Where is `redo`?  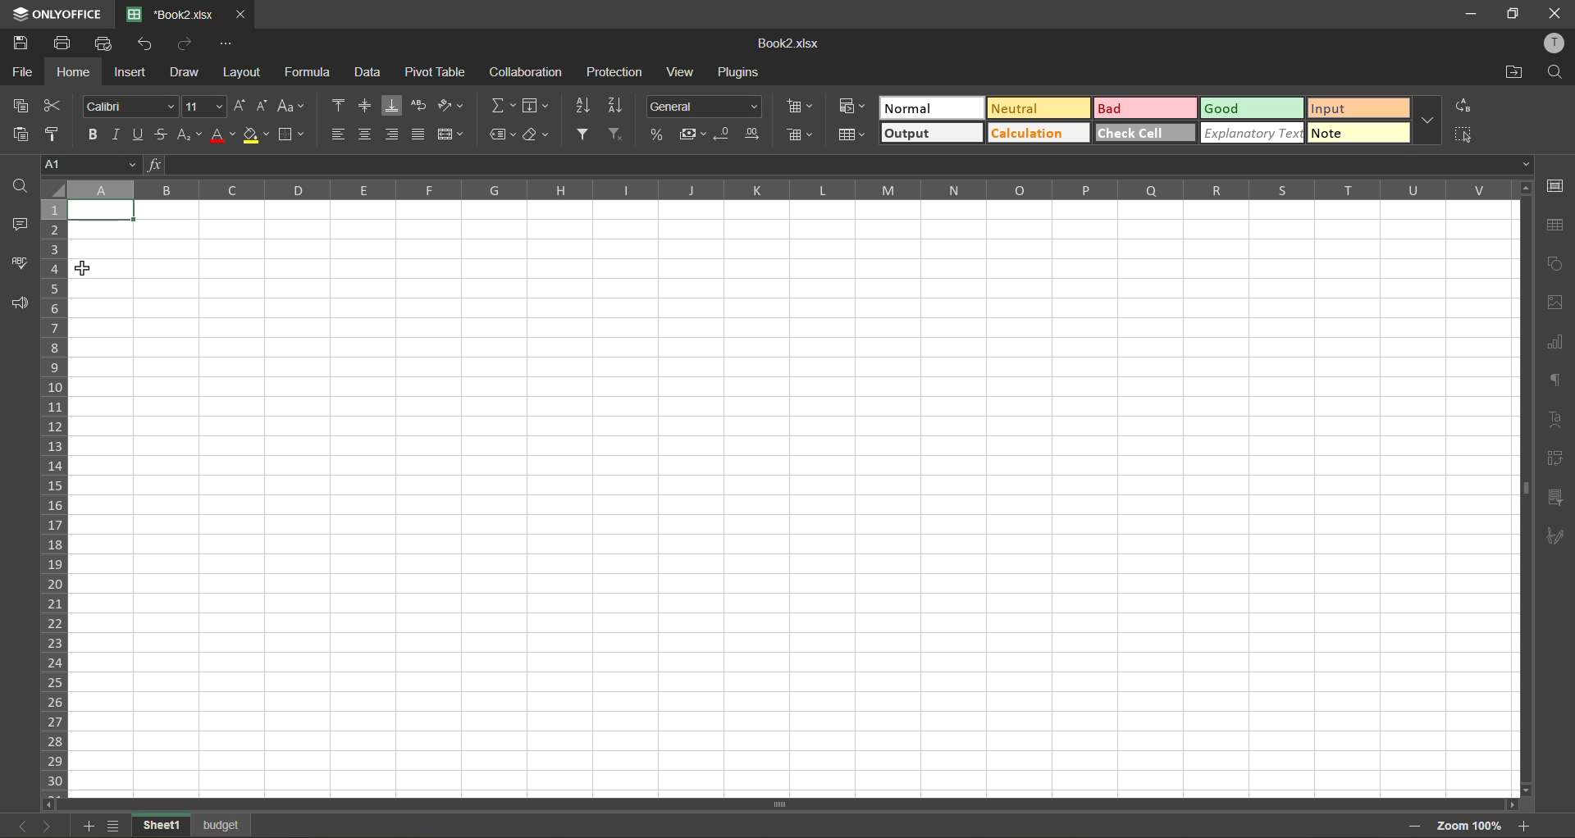 redo is located at coordinates (186, 45).